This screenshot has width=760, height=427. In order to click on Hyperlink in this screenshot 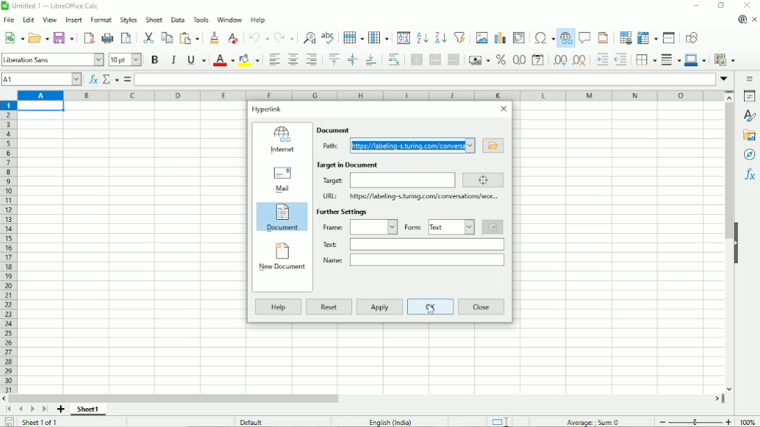, I will do `click(268, 110)`.